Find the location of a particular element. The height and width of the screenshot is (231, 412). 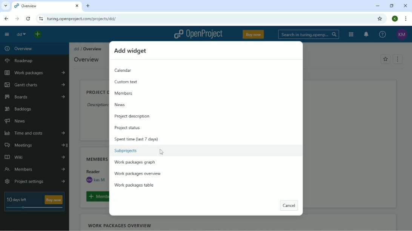

10 days left is located at coordinates (34, 202).